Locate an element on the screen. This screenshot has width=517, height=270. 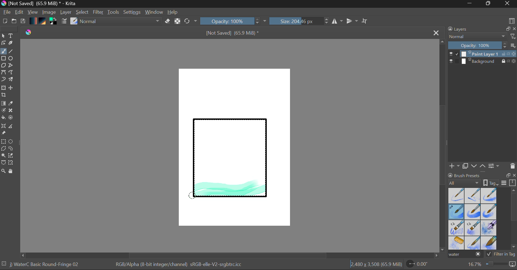
Bezier Curve Selector is located at coordinates (3, 163).